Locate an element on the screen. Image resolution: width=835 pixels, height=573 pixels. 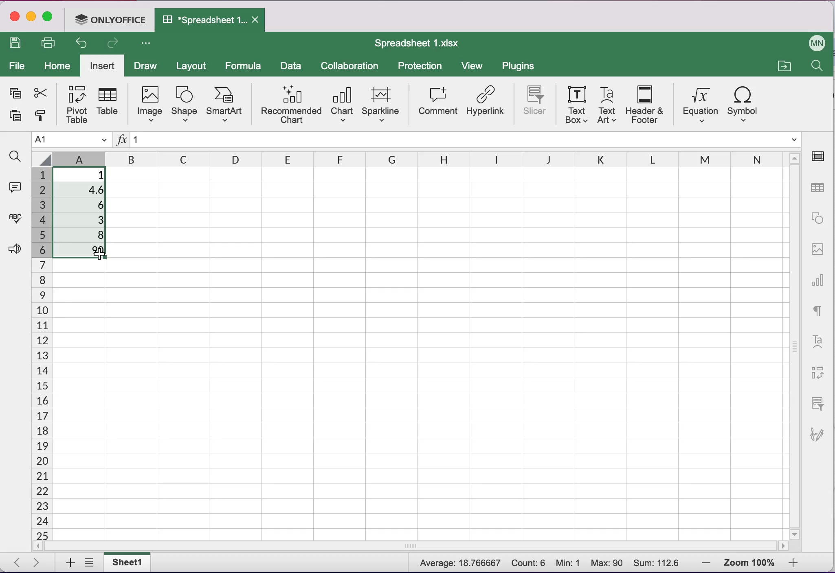
Cells is located at coordinates (453, 354).